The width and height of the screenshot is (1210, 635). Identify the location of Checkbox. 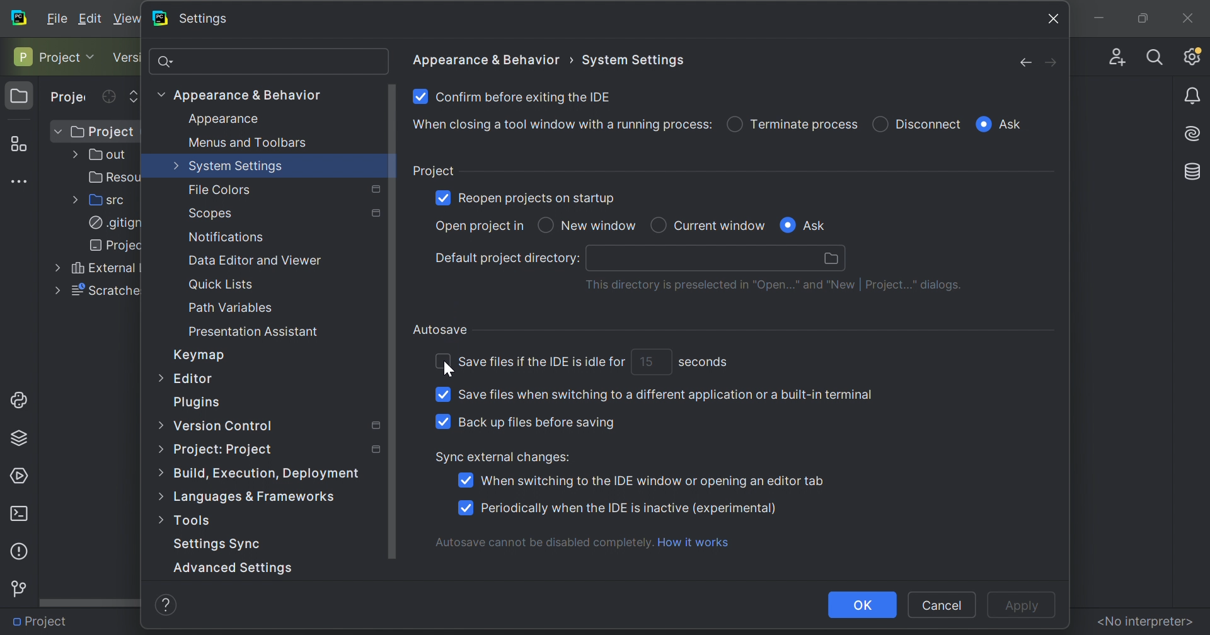
(441, 196).